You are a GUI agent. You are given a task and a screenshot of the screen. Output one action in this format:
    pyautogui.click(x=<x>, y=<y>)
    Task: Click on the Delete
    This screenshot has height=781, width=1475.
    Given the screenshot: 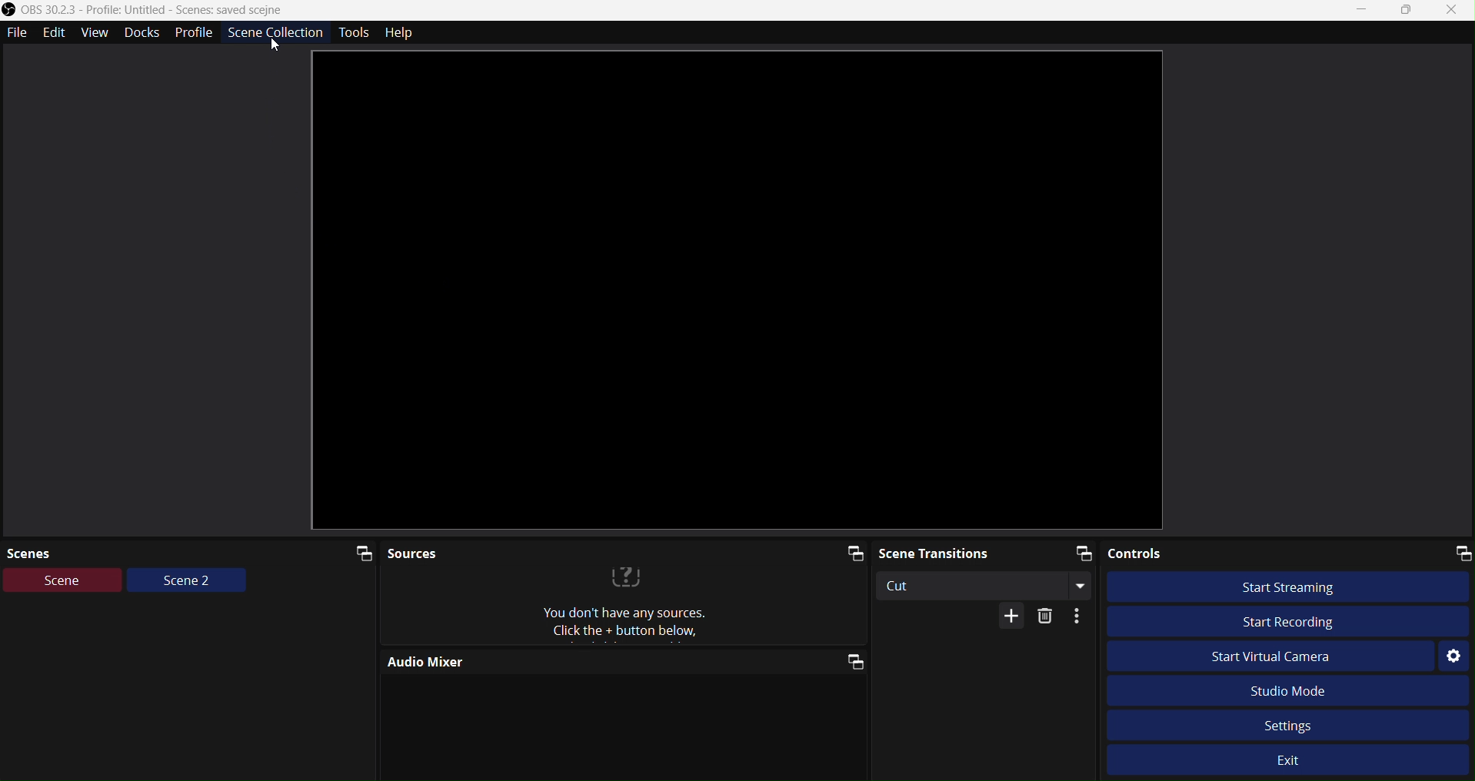 What is the action you would take?
    pyautogui.click(x=1045, y=617)
    